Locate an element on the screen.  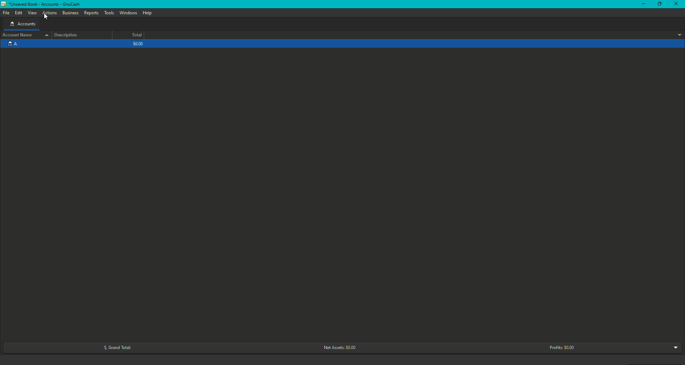
Account A is located at coordinates (14, 44).